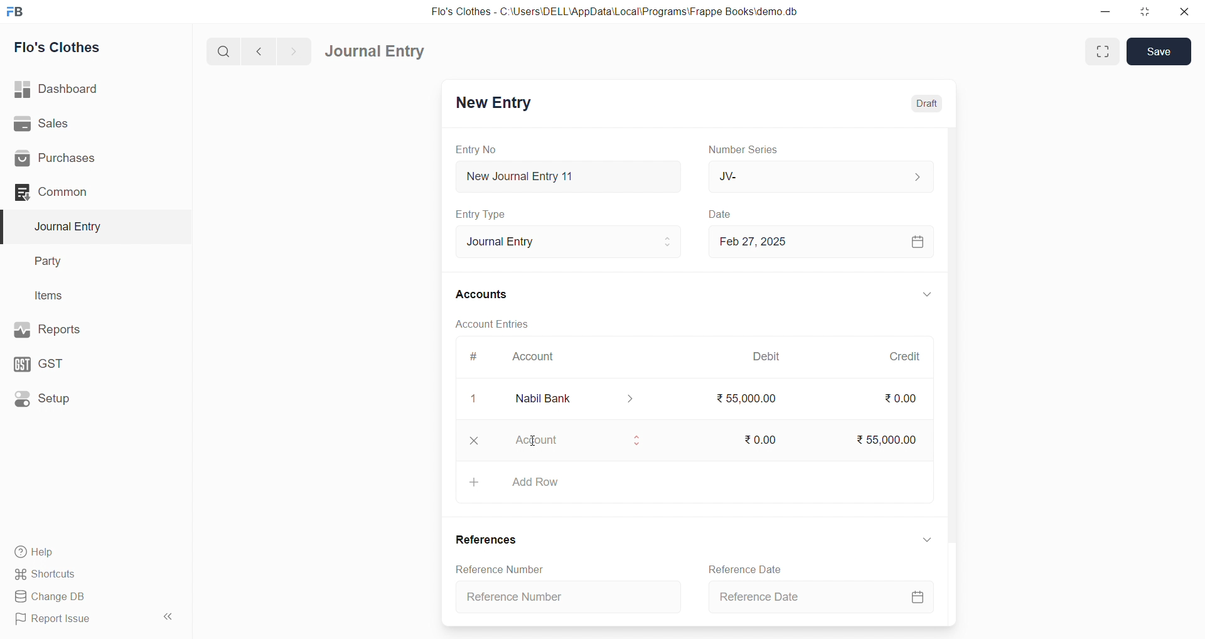 This screenshot has height=639, width=1205. Describe the element at coordinates (56, 260) in the screenshot. I see `Party` at that location.